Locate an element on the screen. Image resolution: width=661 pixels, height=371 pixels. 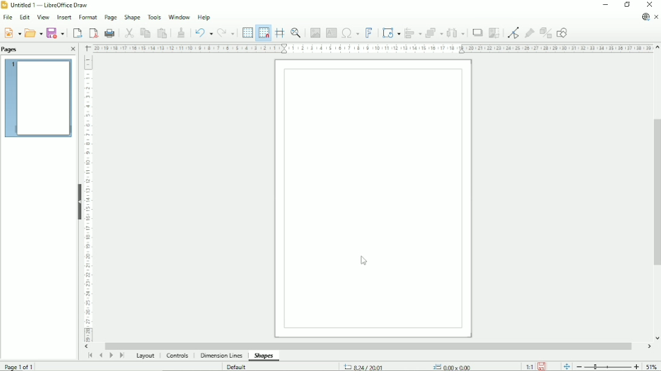
Default is located at coordinates (237, 366).